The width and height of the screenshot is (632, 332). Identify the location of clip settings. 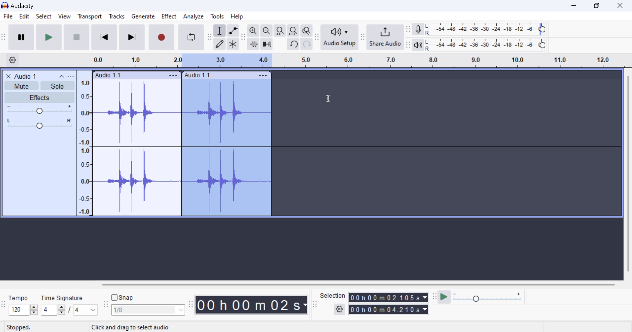
(264, 75).